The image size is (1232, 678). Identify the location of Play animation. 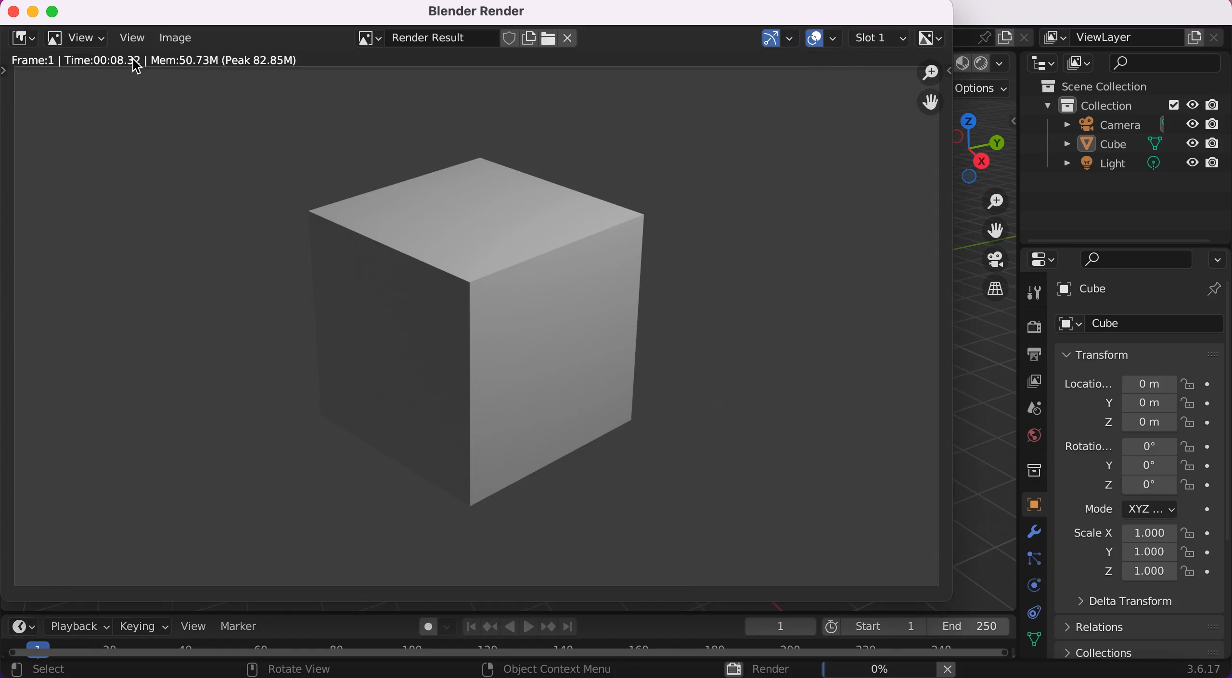
(511, 627).